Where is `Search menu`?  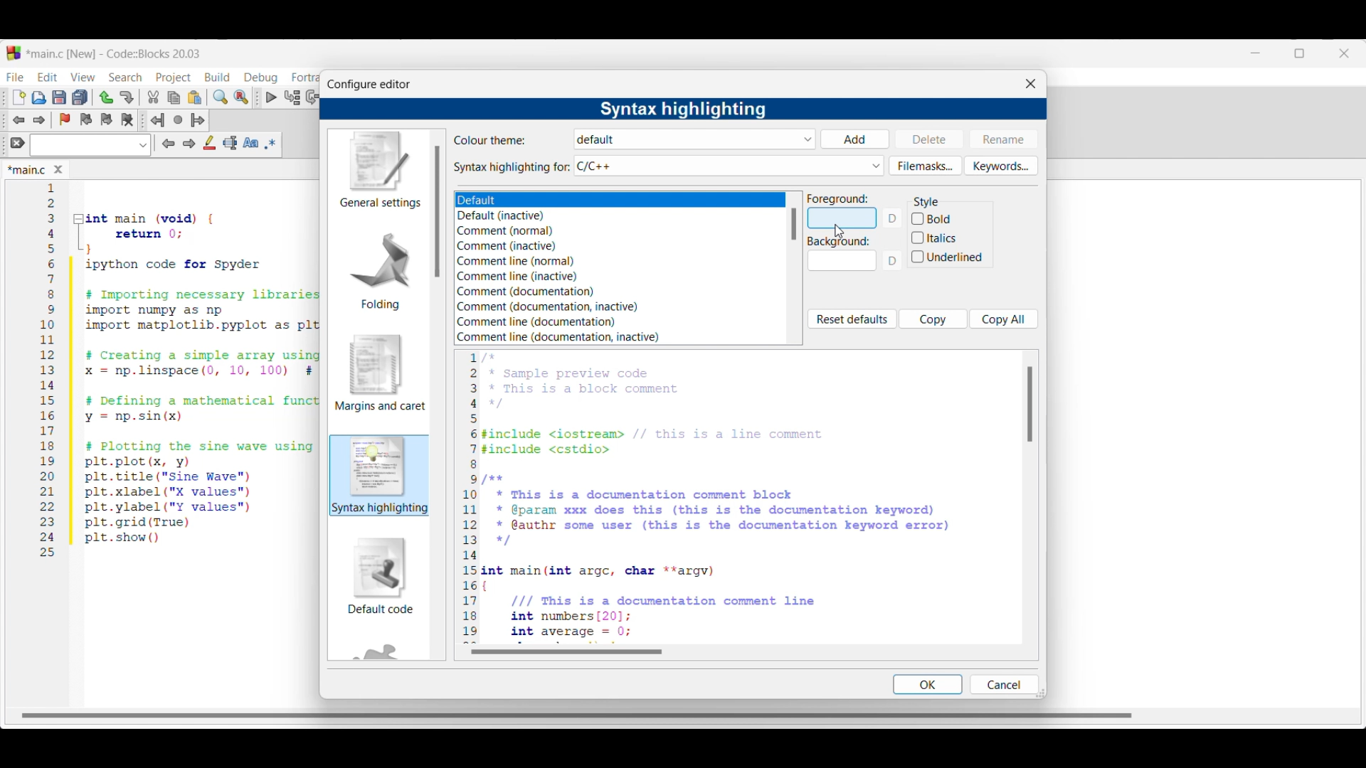 Search menu is located at coordinates (125, 78).